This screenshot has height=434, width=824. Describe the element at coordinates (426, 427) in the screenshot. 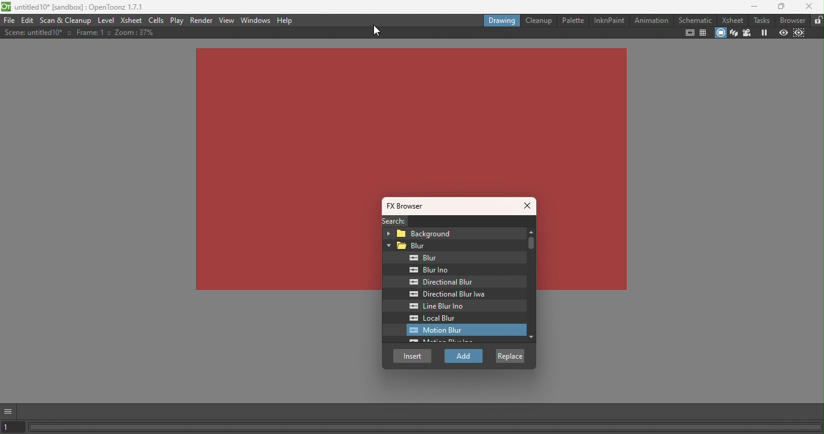

I see `Horizontal scroll bar` at that location.